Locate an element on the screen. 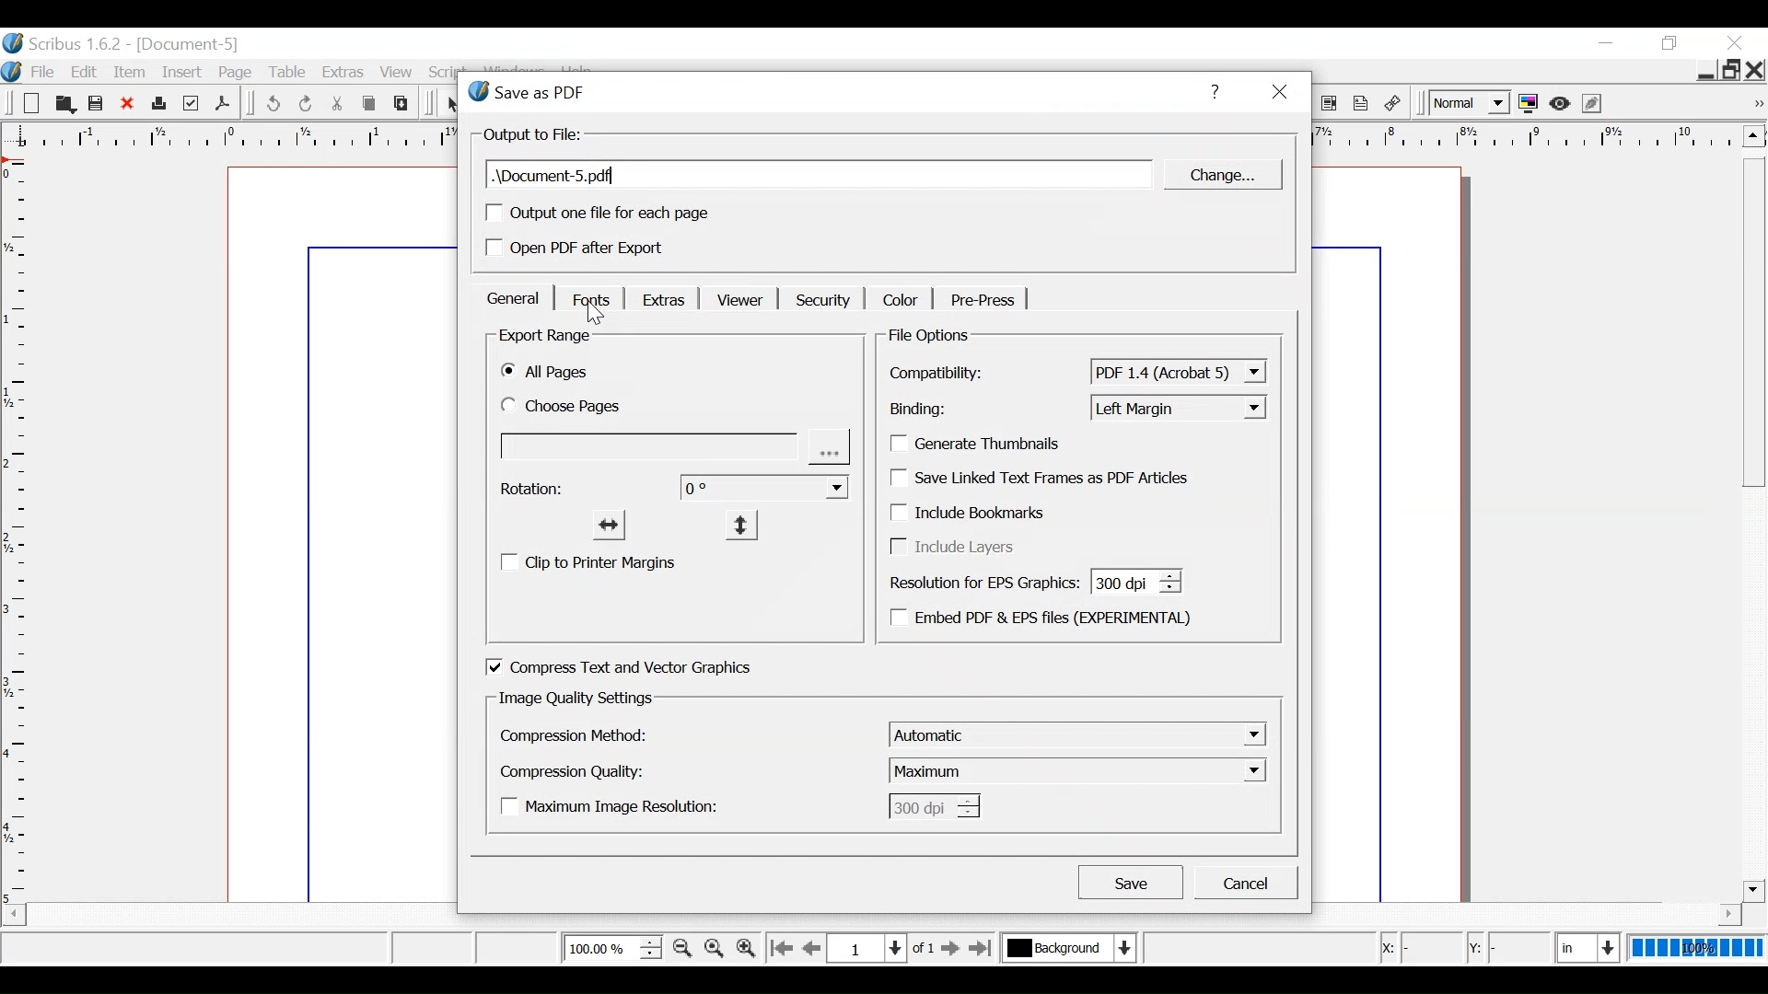 This screenshot has height=994, width=1768. Rotation is located at coordinates (534, 490).